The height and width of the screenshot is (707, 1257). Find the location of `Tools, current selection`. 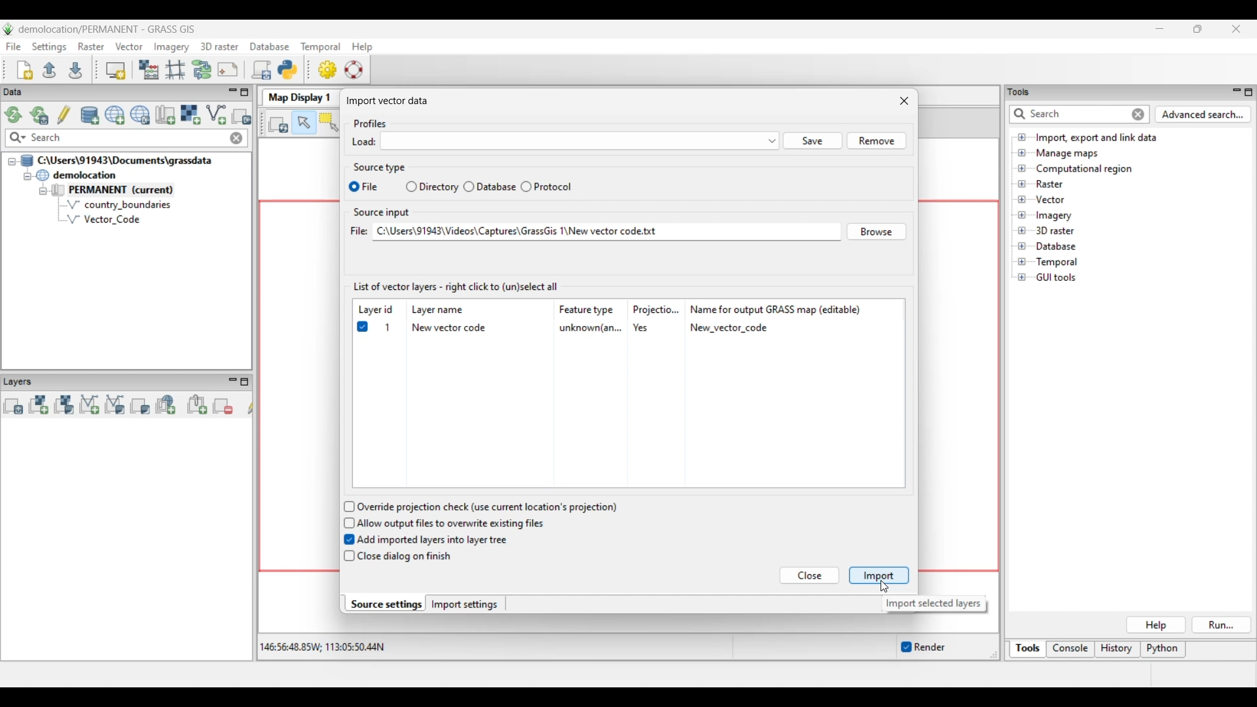

Tools, current selection is located at coordinates (1029, 649).